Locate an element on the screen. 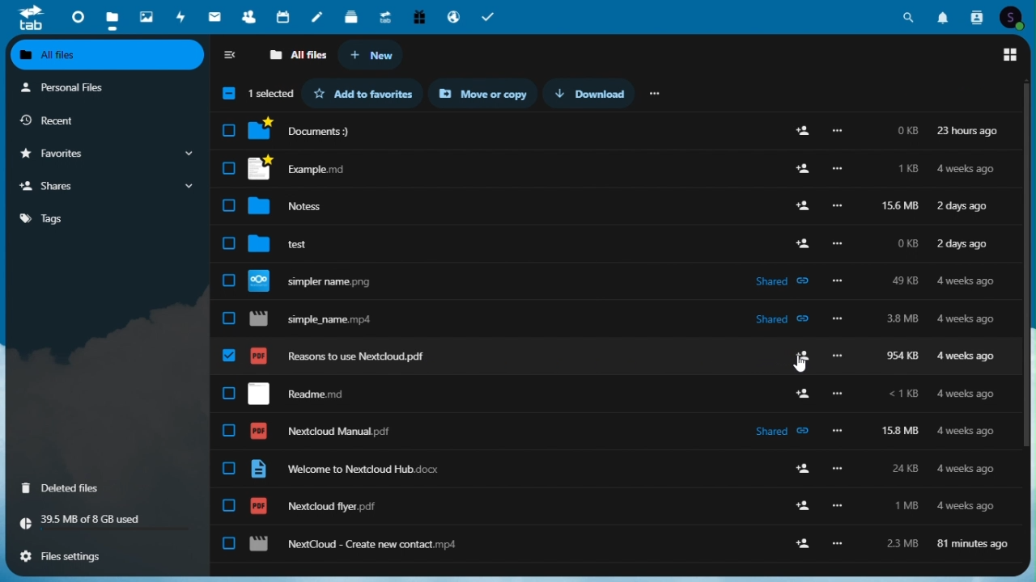 Image resolution: width=1036 pixels, height=582 pixels. checkbox is located at coordinates (230, 432).